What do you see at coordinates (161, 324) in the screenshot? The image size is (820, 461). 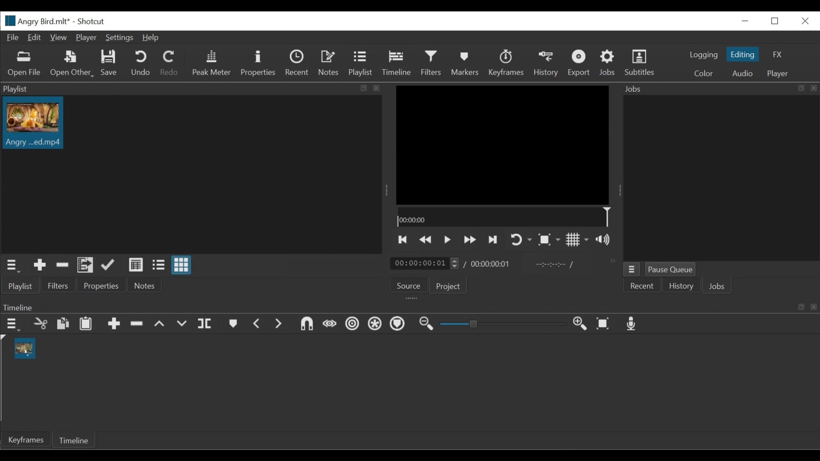 I see `Lift` at bounding box center [161, 324].